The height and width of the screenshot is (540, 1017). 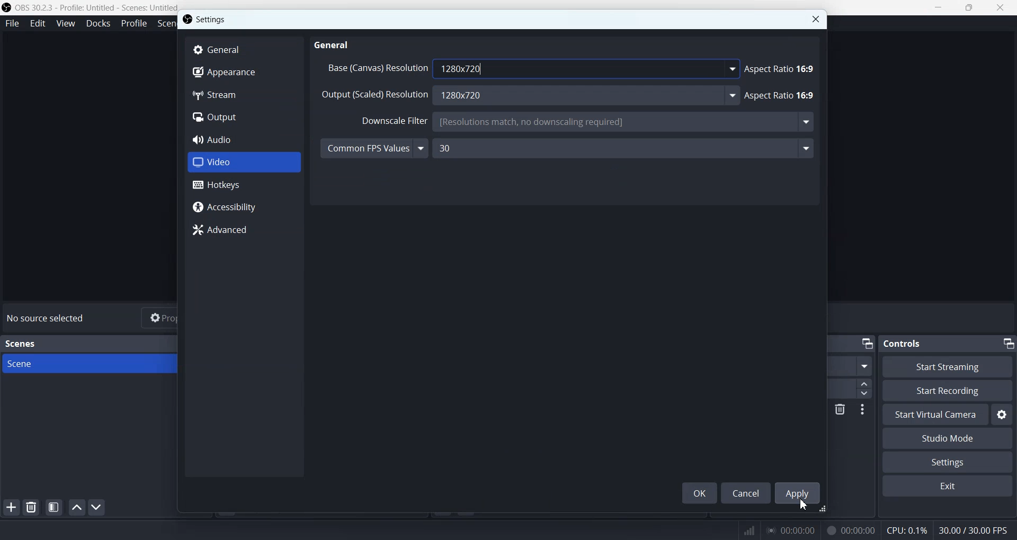 What do you see at coordinates (905, 530) in the screenshot?
I see `CPU: 0.1%` at bounding box center [905, 530].